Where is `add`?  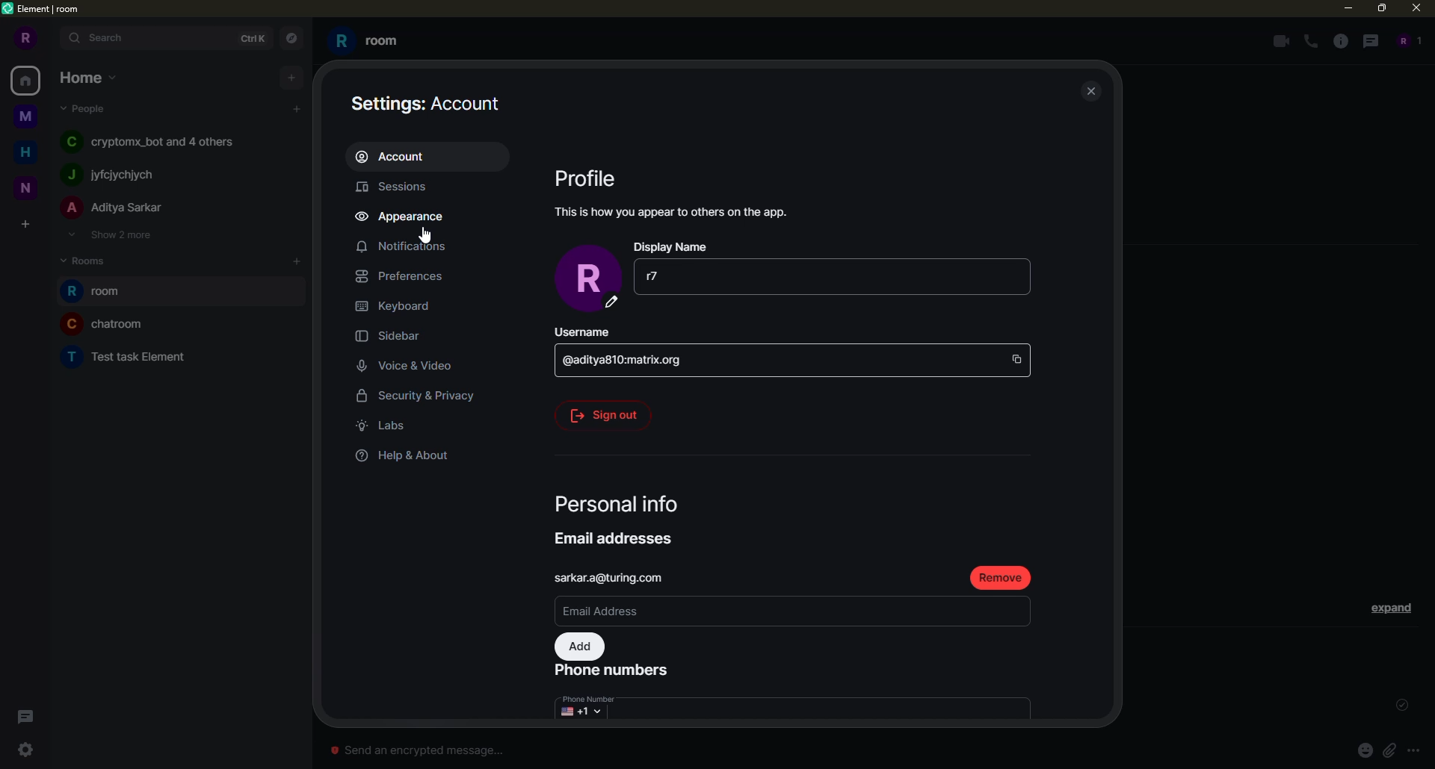
add is located at coordinates (297, 109).